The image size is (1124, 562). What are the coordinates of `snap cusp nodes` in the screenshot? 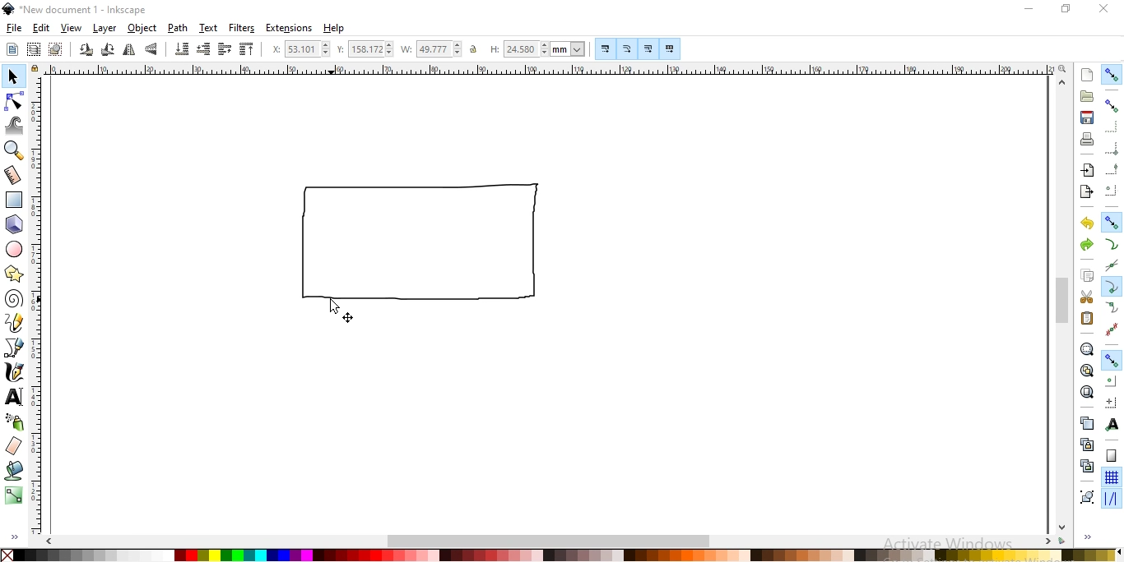 It's located at (1111, 286).